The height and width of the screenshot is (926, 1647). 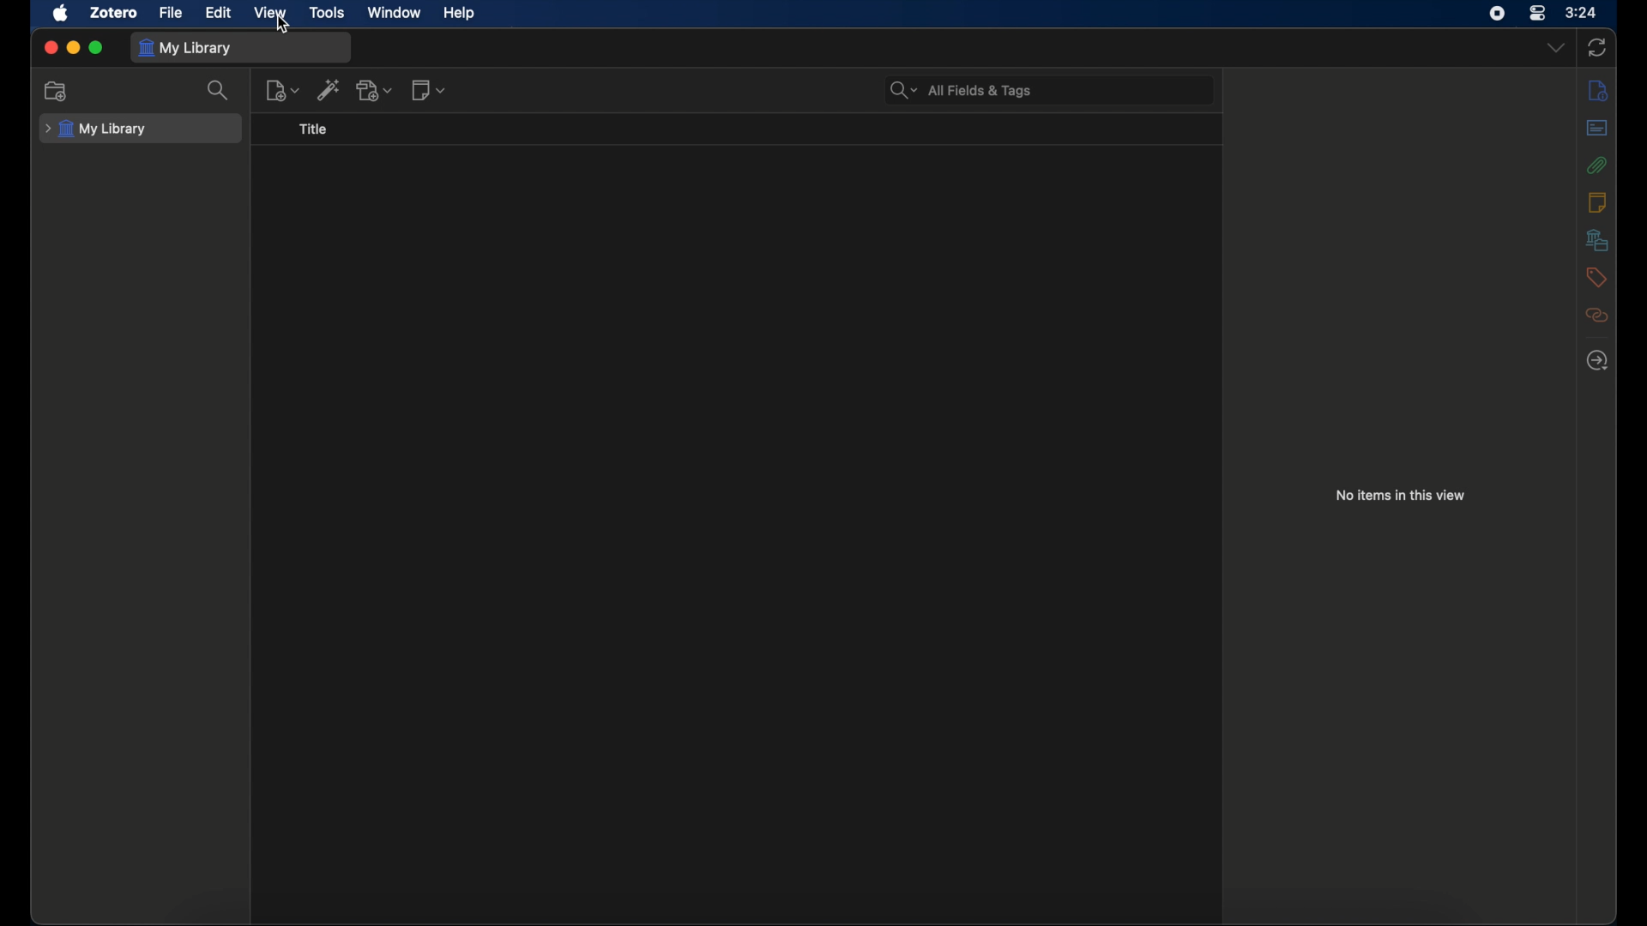 What do you see at coordinates (56, 91) in the screenshot?
I see `new collections` at bounding box center [56, 91].